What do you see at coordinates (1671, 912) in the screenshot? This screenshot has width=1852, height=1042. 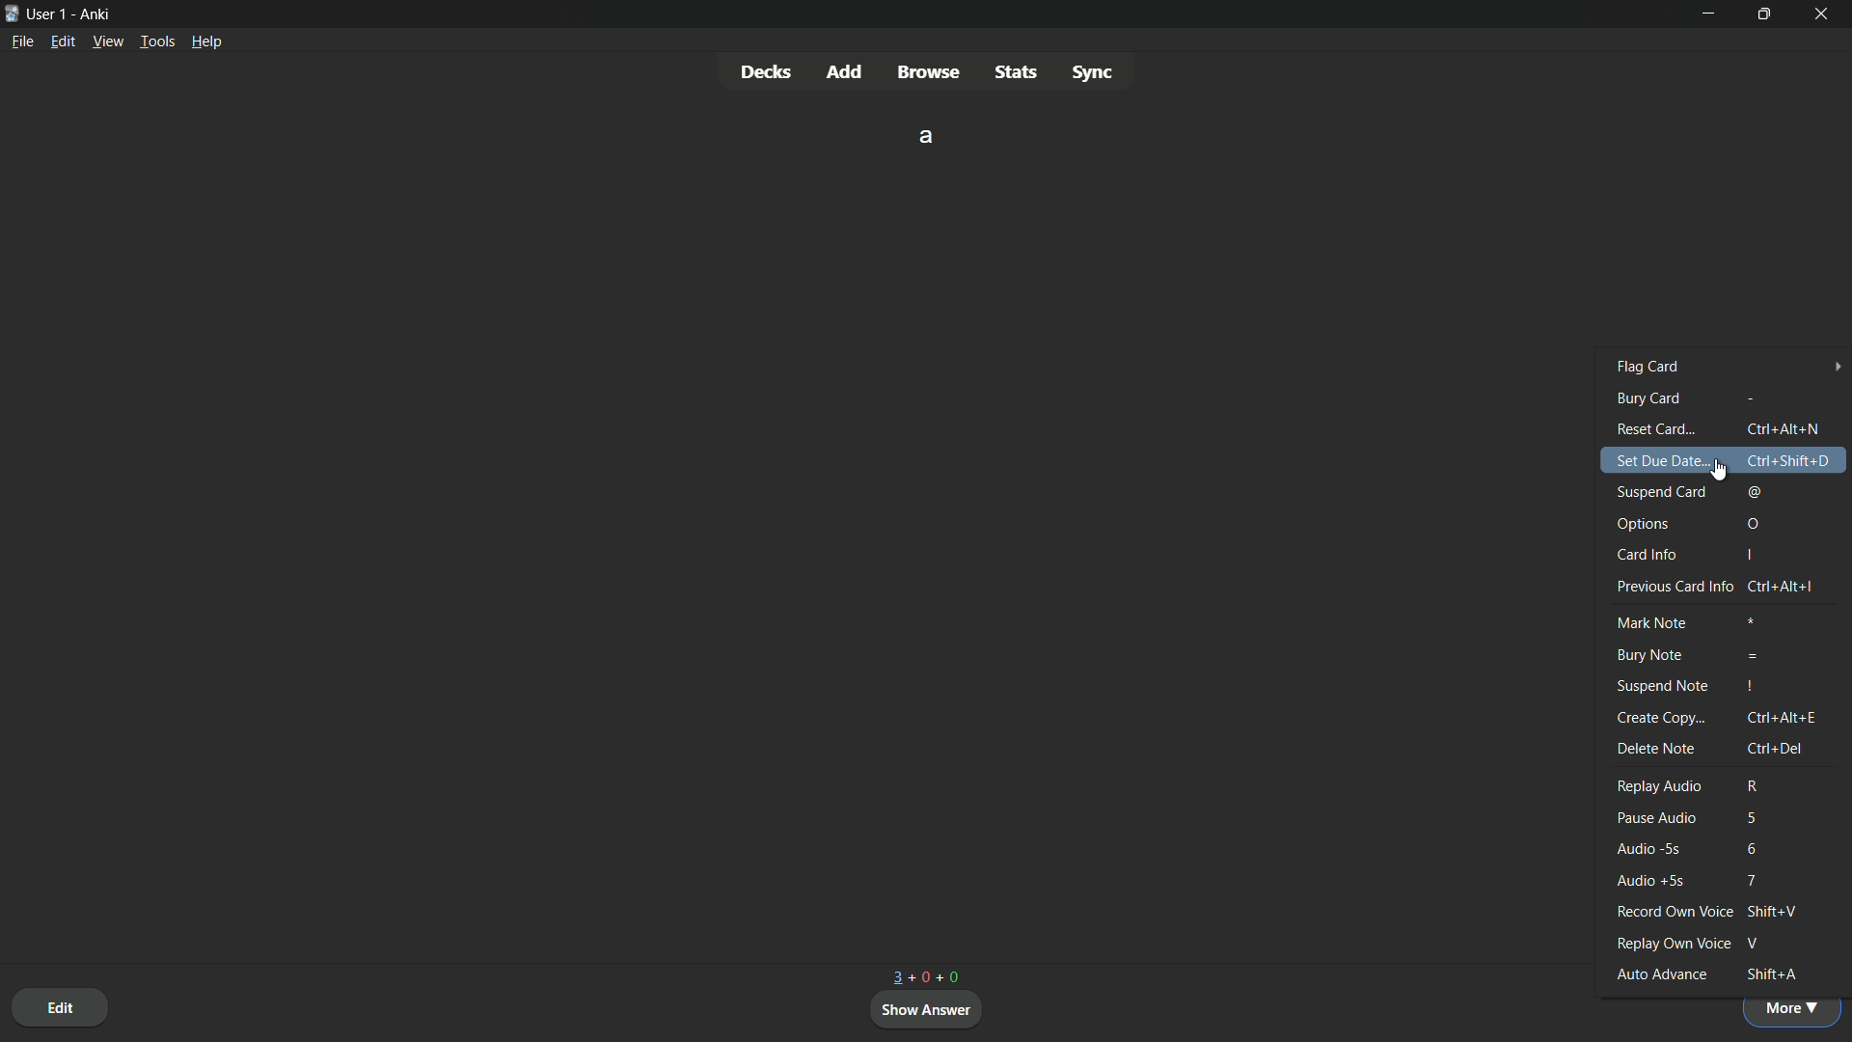 I see `record own voice` at bounding box center [1671, 912].